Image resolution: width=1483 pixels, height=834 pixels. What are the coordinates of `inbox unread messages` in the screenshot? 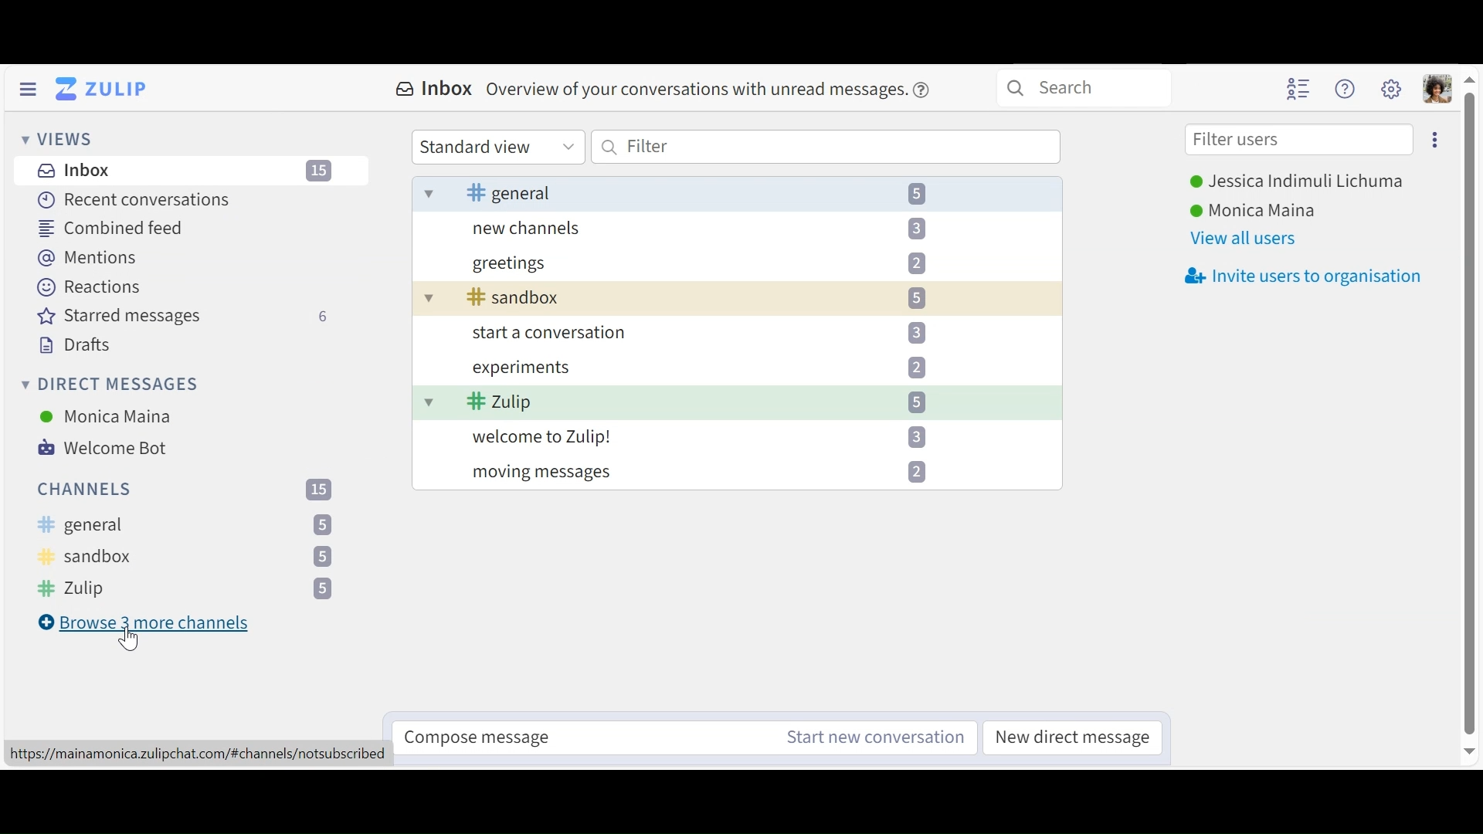 It's located at (744, 371).